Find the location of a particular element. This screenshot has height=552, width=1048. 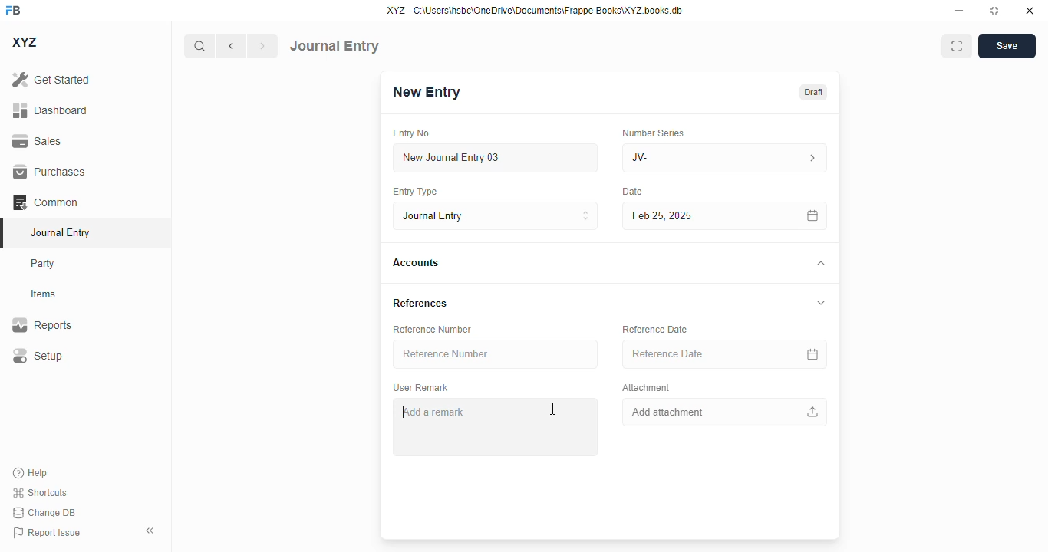

accounts is located at coordinates (416, 263).